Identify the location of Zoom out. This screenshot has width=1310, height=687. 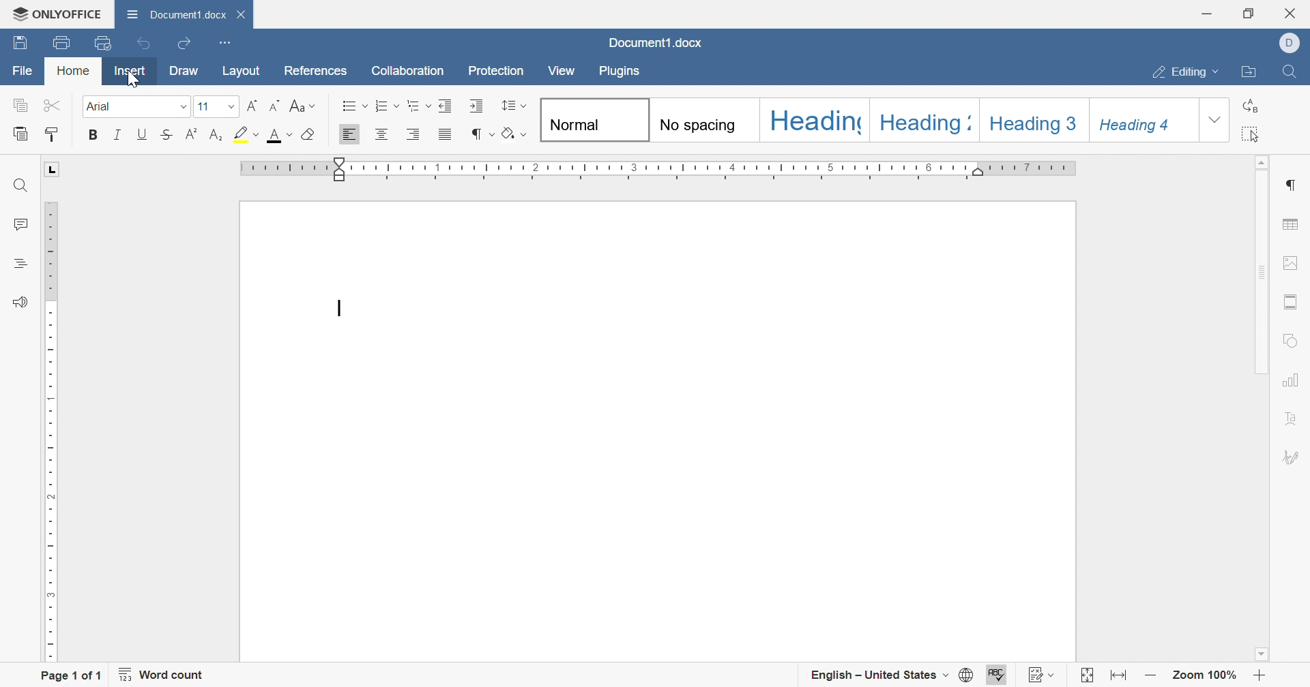
(1152, 675).